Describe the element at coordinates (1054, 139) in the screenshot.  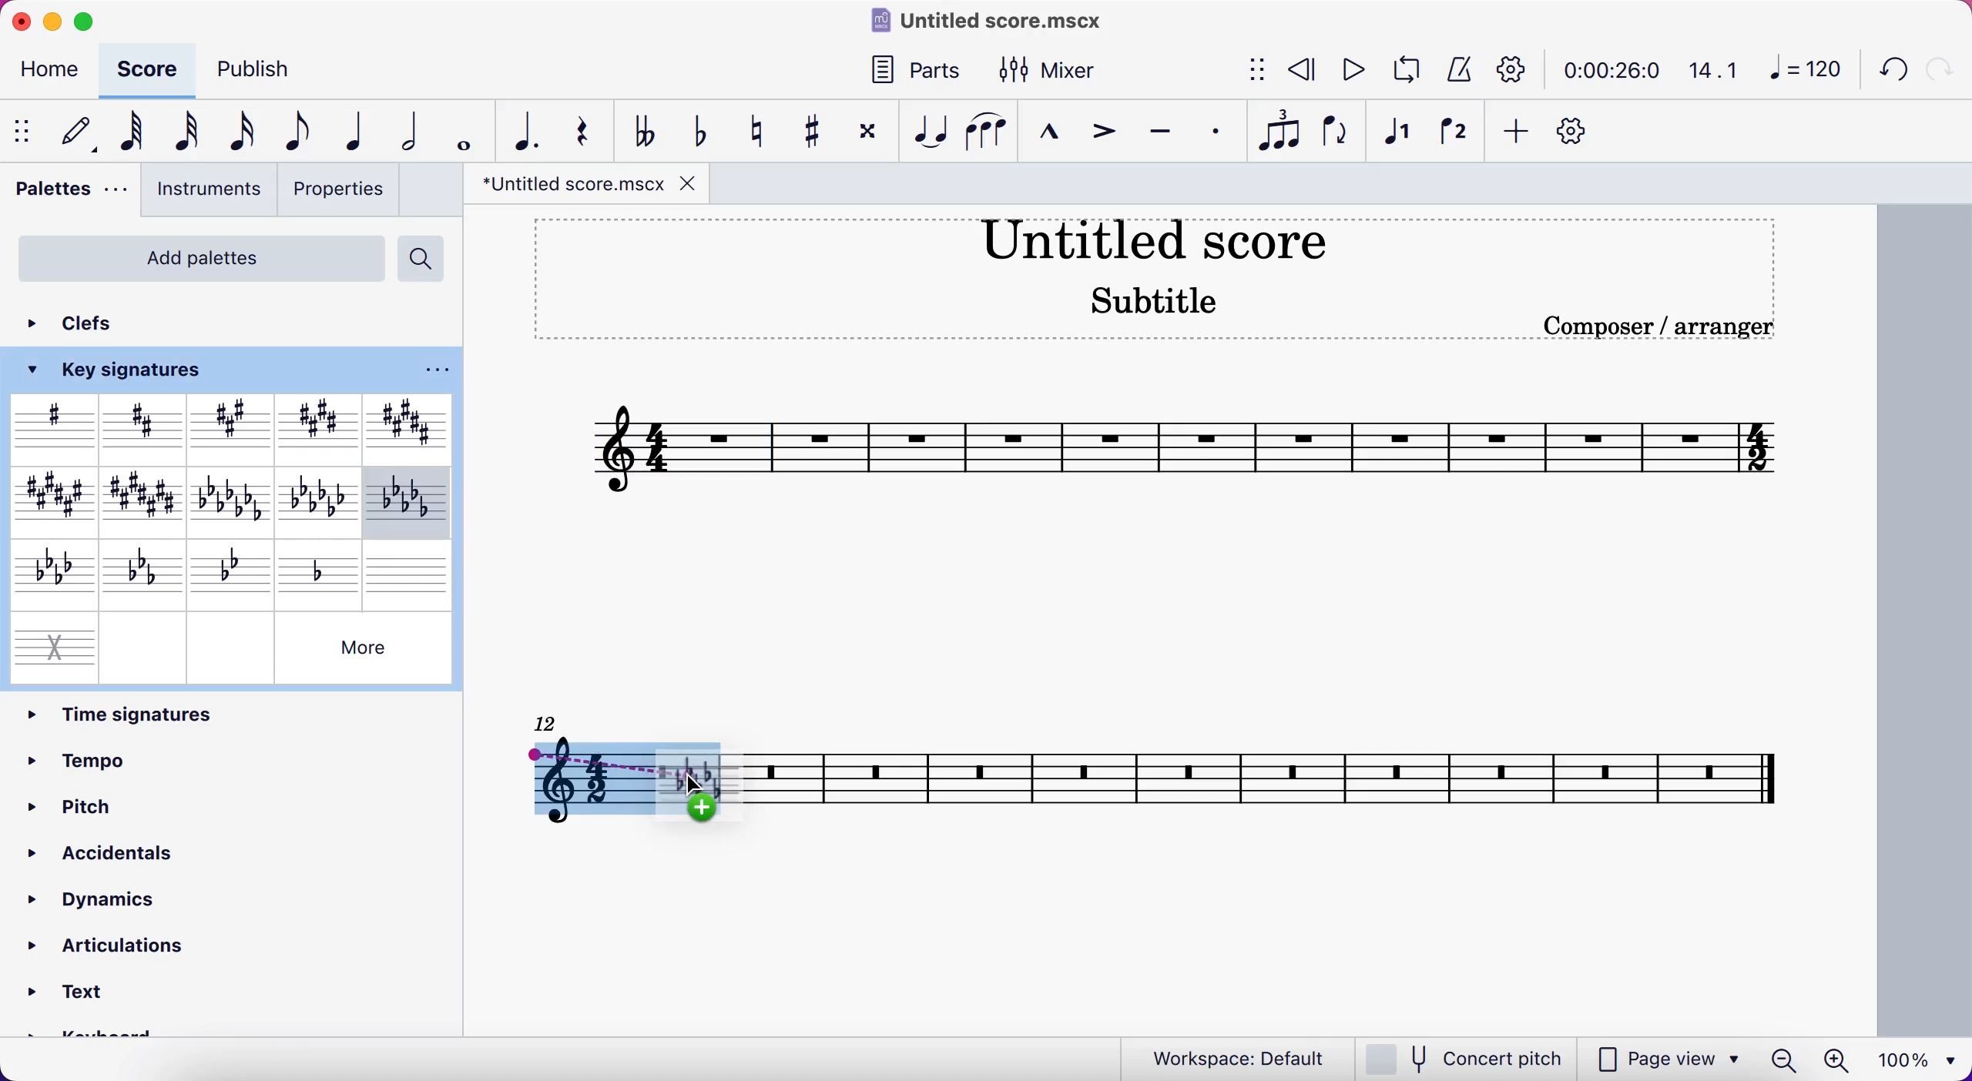
I see `marcato` at that location.